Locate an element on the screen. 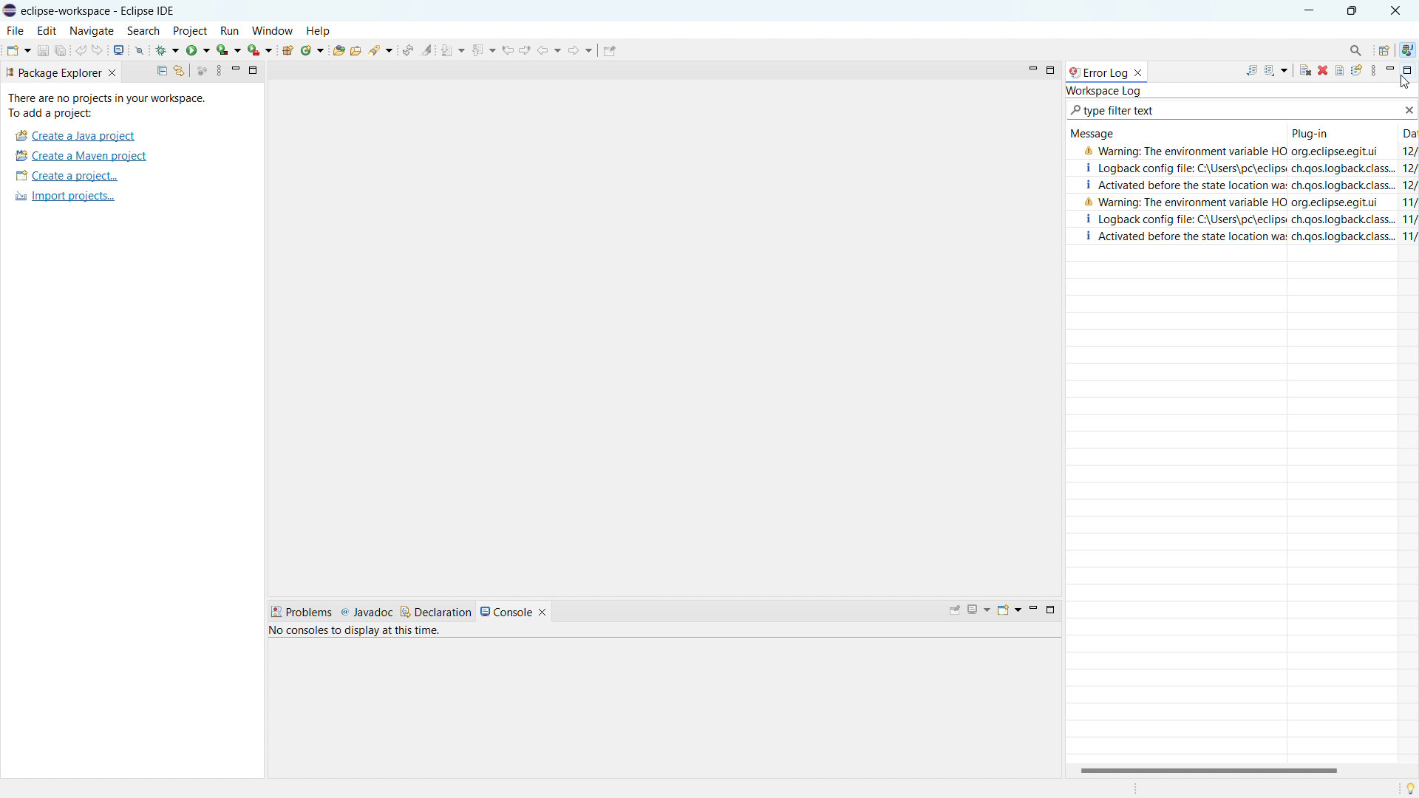 The height and width of the screenshot is (798, 1419). close error log is located at coordinates (1142, 72).